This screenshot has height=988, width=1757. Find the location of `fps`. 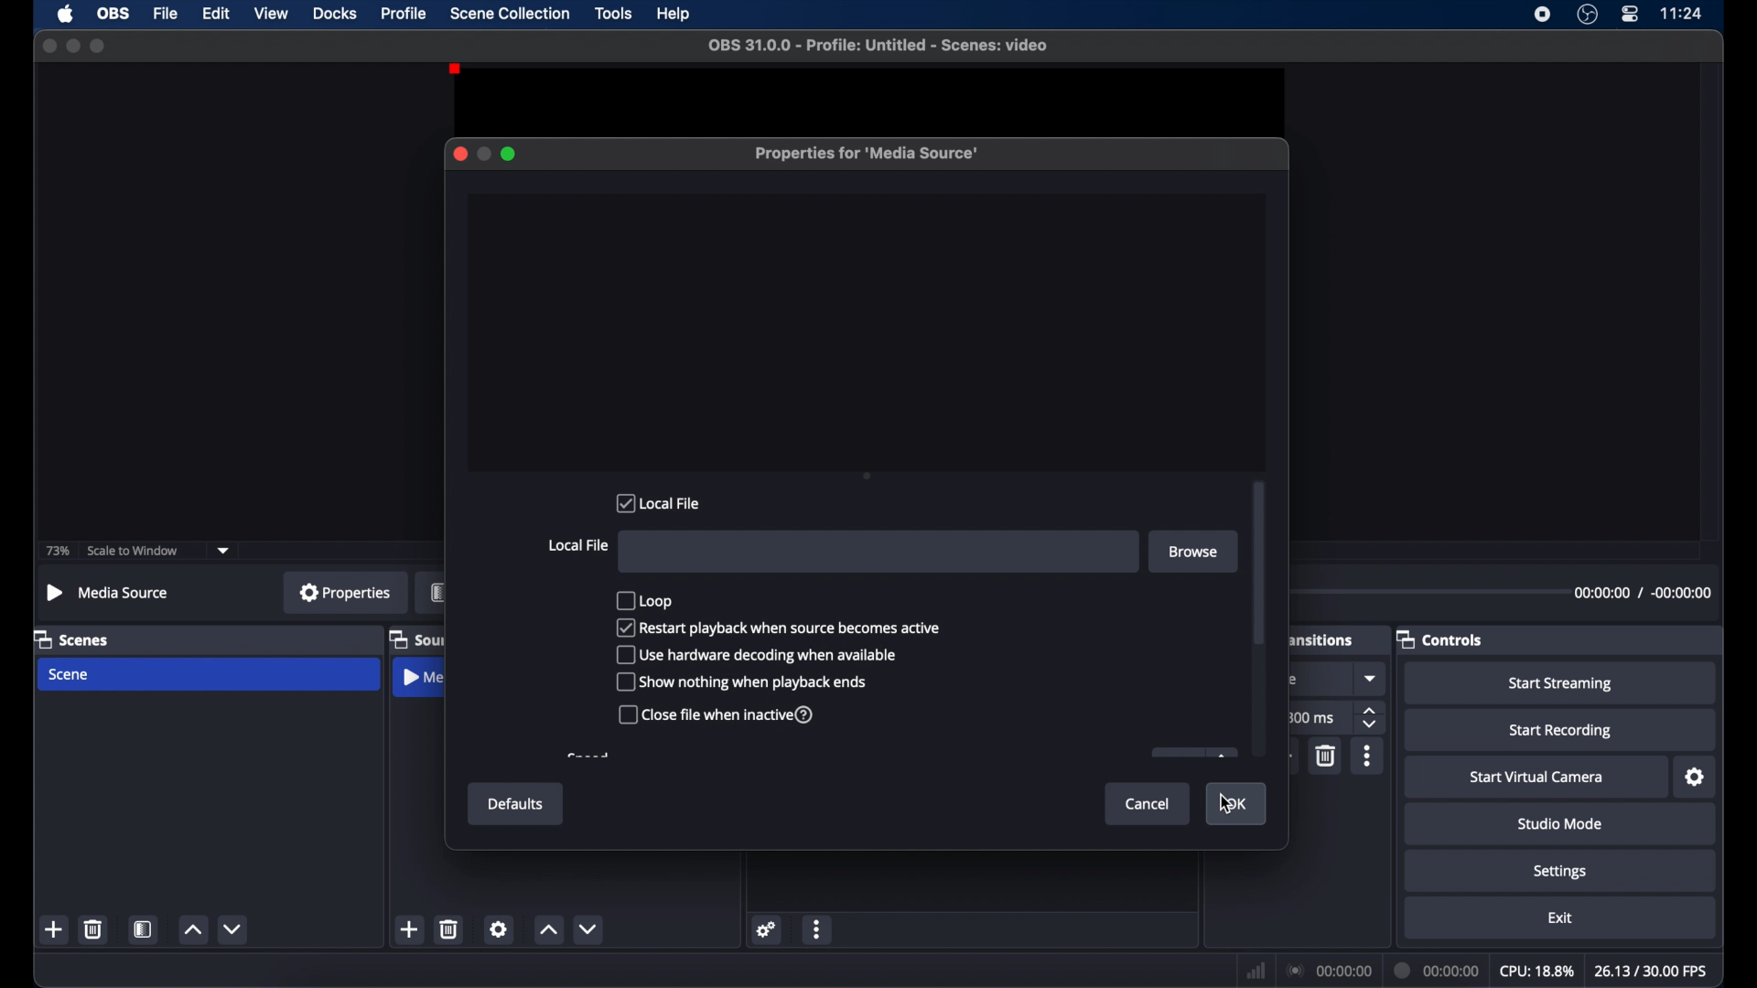

fps is located at coordinates (1651, 971).